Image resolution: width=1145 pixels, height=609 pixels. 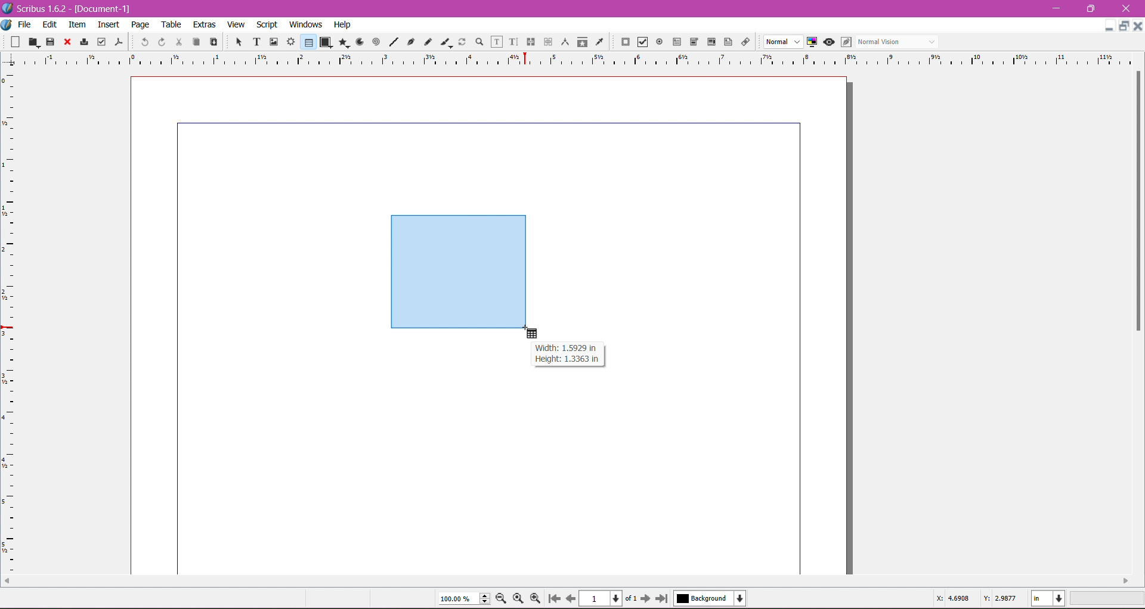 I want to click on Line, so click(x=392, y=42).